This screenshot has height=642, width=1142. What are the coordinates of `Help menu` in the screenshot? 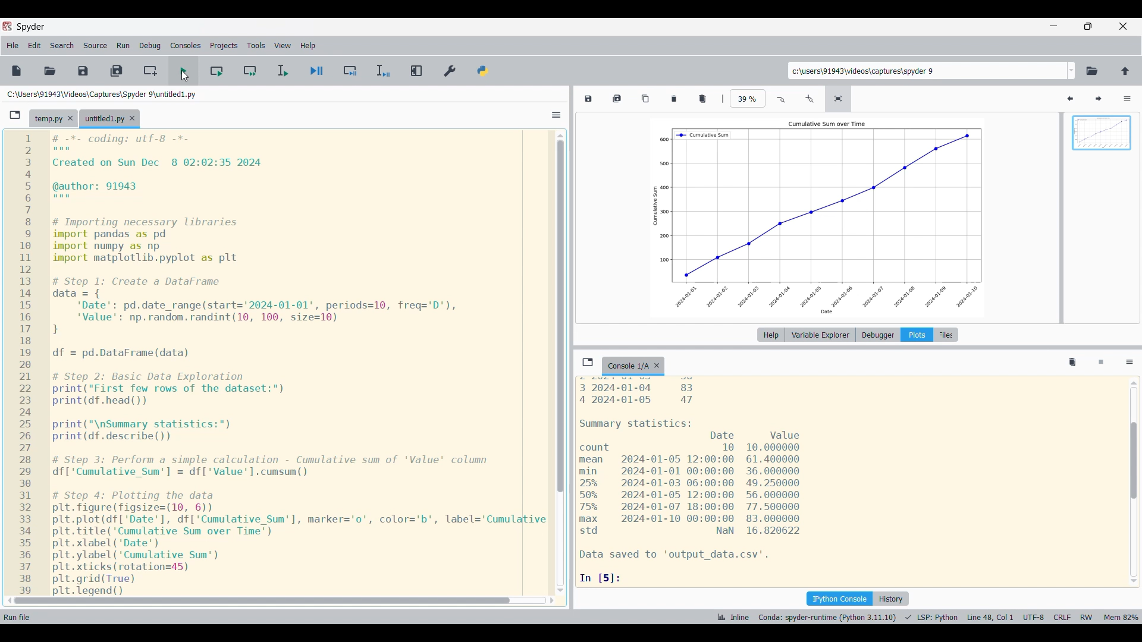 It's located at (308, 46).